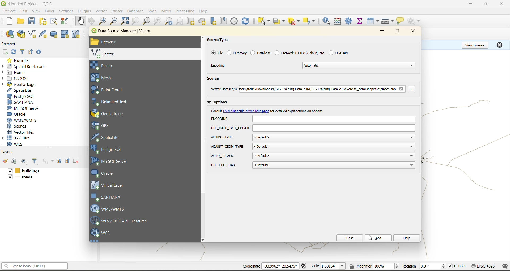 The image size is (510, 271). What do you see at coordinates (8, 151) in the screenshot?
I see `layers` at bounding box center [8, 151].